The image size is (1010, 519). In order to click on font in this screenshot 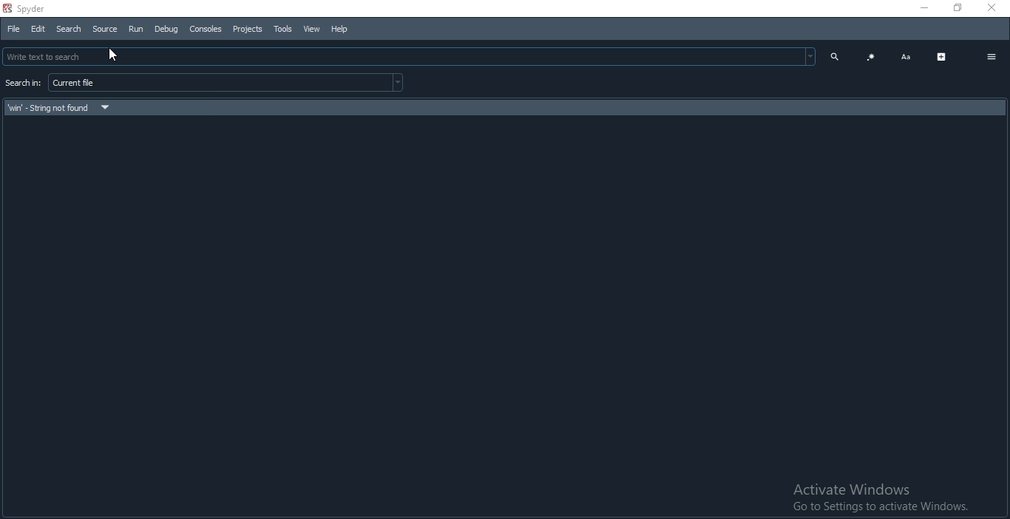, I will do `click(905, 57)`.